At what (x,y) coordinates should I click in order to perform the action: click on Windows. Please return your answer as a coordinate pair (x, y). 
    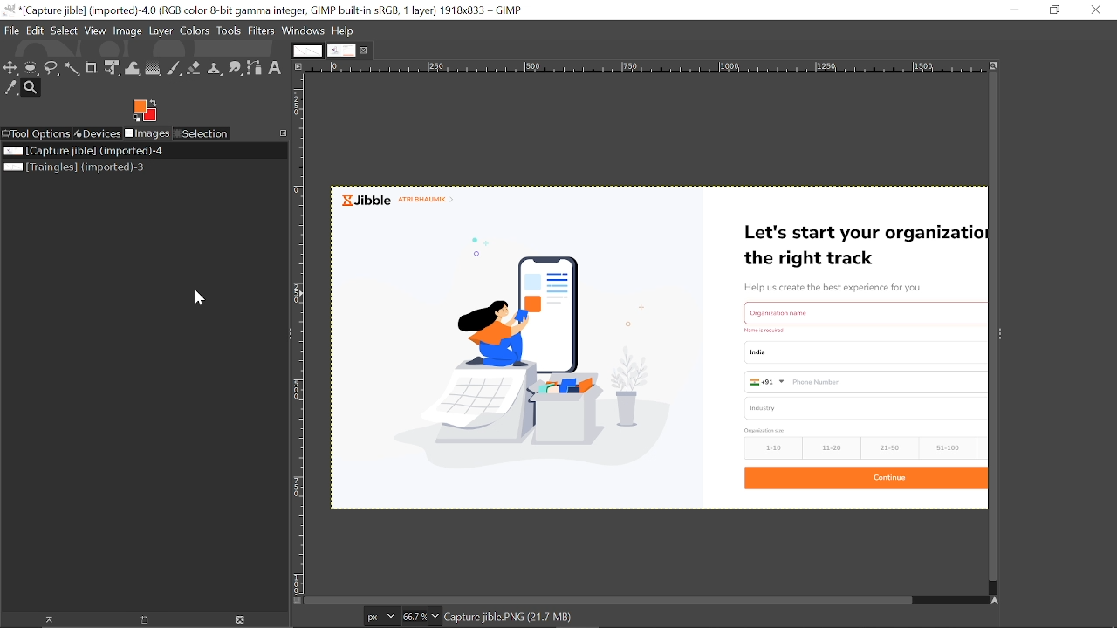
    Looking at the image, I should click on (302, 31).